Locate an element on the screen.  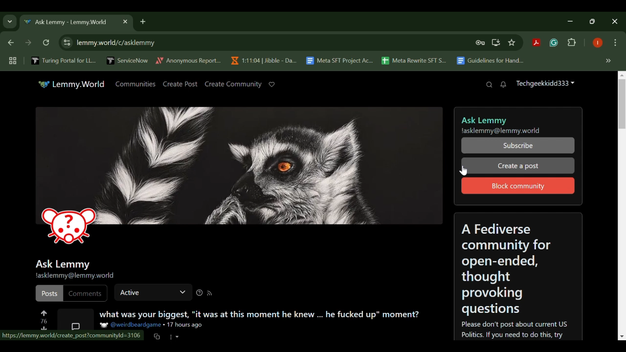
lemmy.world/c/asklemmy is located at coordinates (108, 43).